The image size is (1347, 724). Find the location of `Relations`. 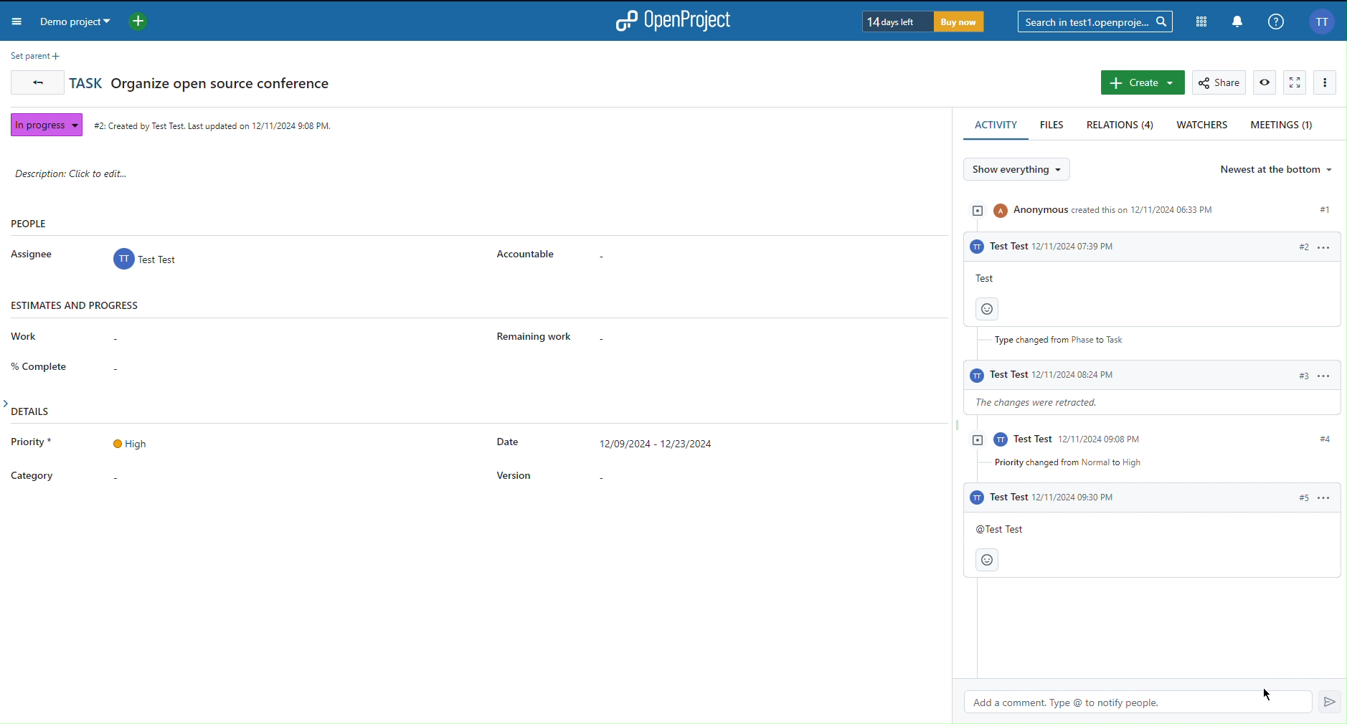

Relations is located at coordinates (1122, 125).